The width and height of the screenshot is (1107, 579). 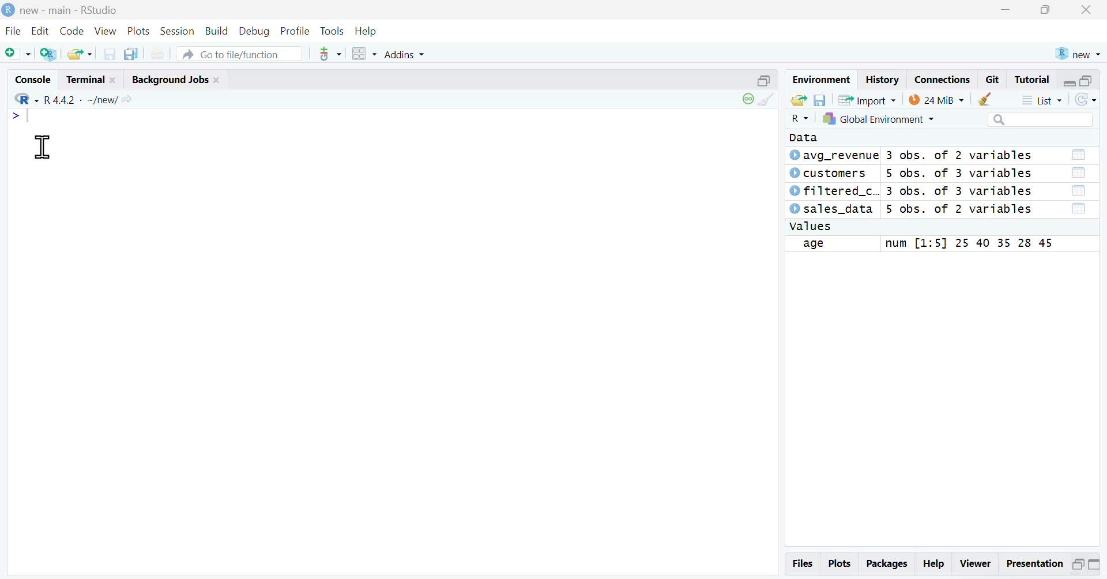 What do you see at coordinates (17, 54) in the screenshot?
I see `New File` at bounding box center [17, 54].